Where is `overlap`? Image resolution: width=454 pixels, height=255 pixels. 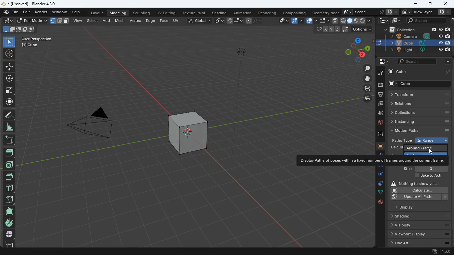 overlap is located at coordinates (311, 21).